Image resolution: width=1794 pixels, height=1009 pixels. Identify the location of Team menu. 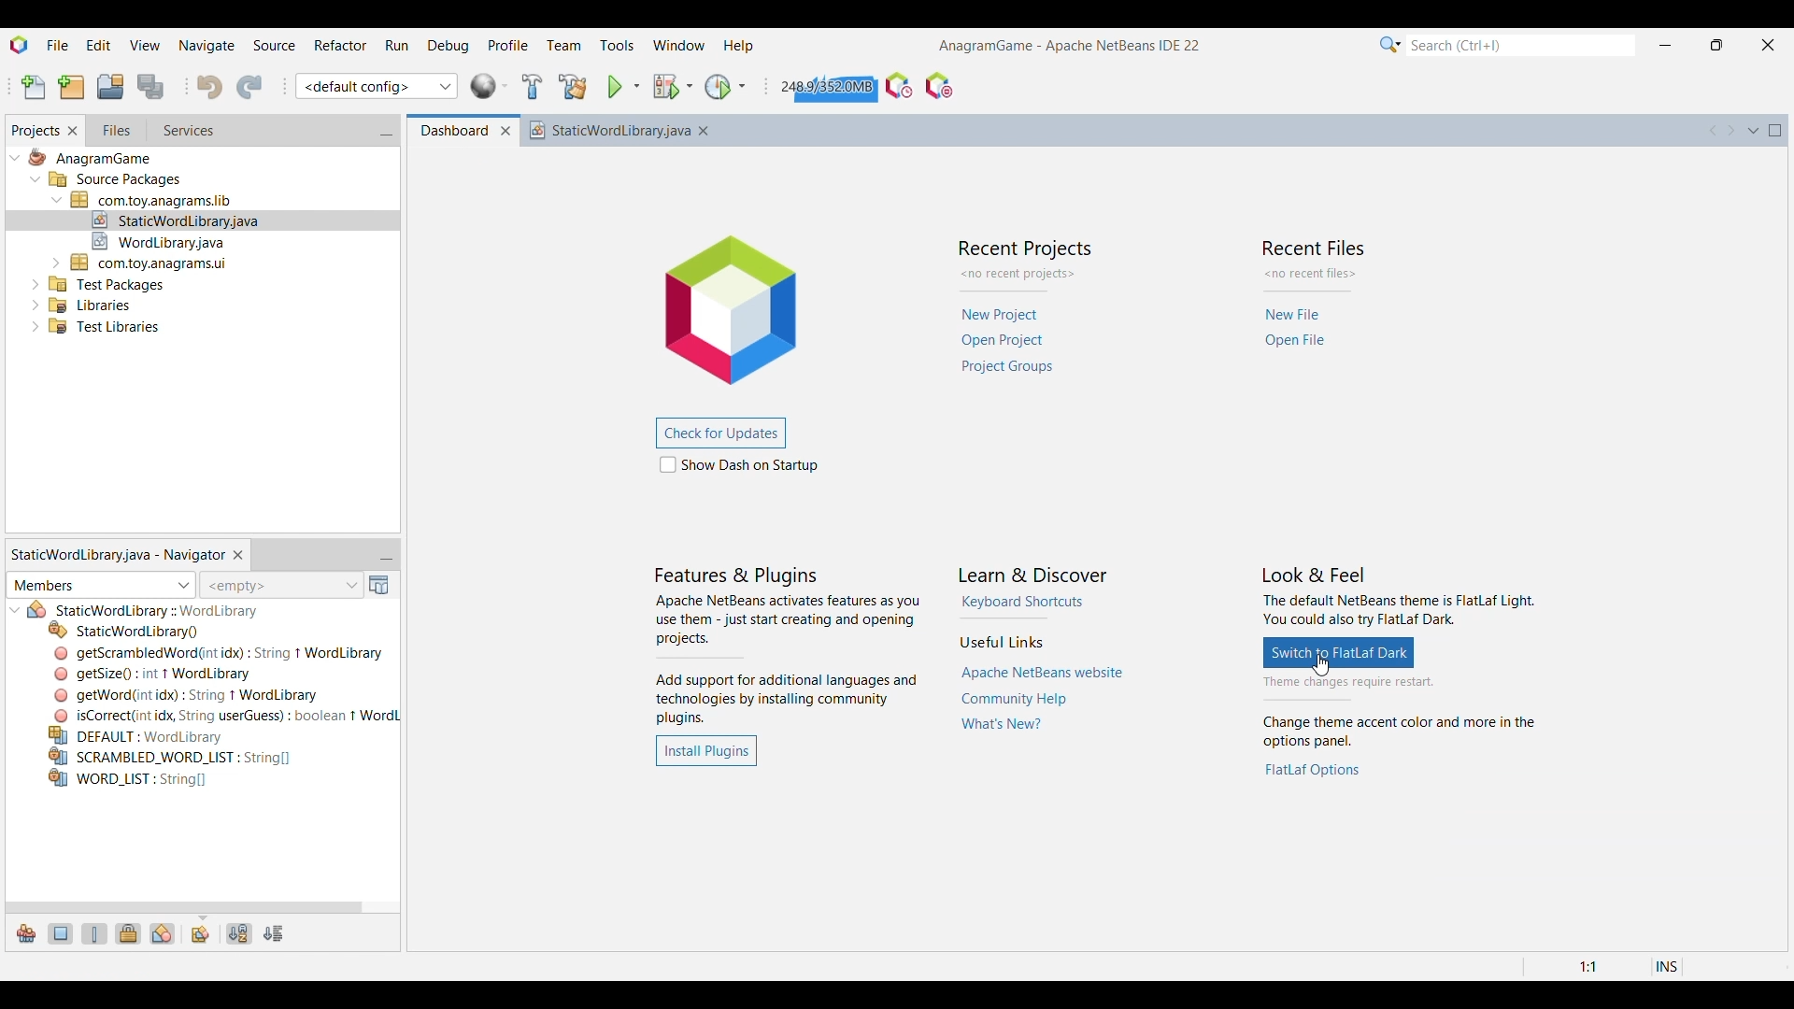
(563, 46).